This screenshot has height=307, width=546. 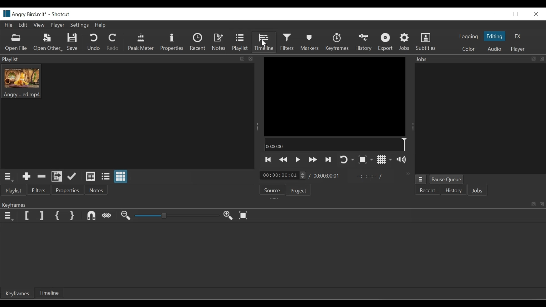 What do you see at coordinates (469, 48) in the screenshot?
I see `Color` at bounding box center [469, 48].